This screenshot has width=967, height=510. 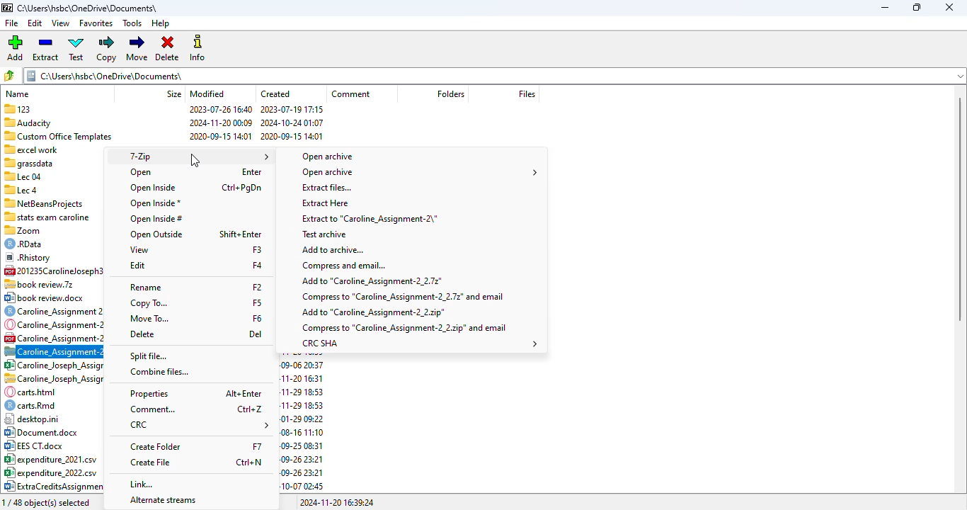 What do you see at coordinates (133, 23) in the screenshot?
I see `tools` at bounding box center [133, 23].